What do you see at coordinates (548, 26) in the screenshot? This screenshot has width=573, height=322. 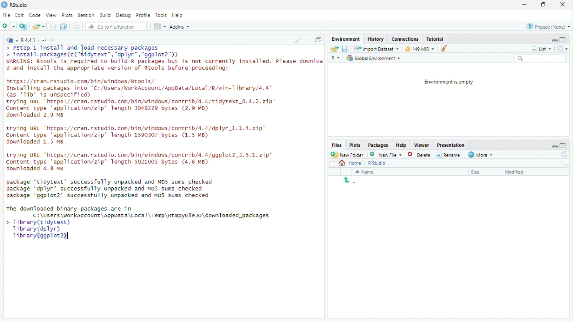 I see `Project: (None)` at bounding box center [548, 26].